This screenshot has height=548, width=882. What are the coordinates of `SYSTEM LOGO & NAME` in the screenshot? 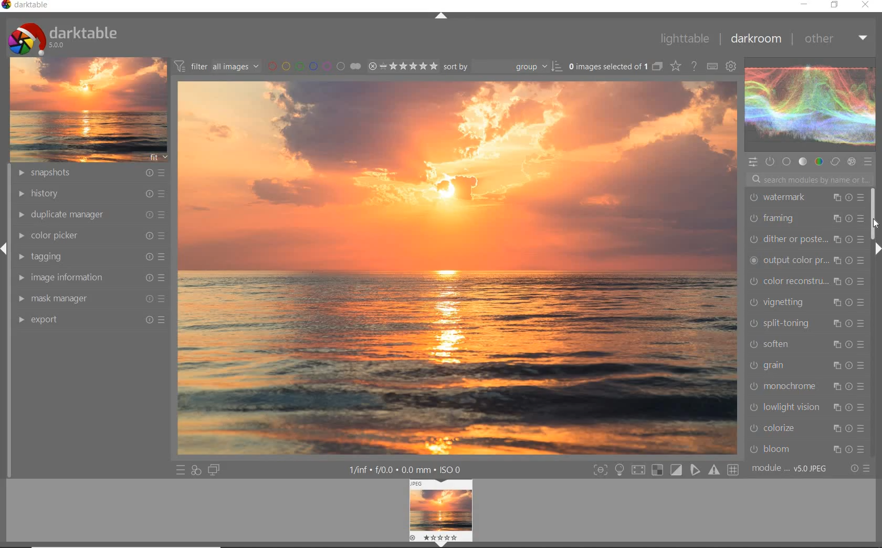 It's located at (62, 36).